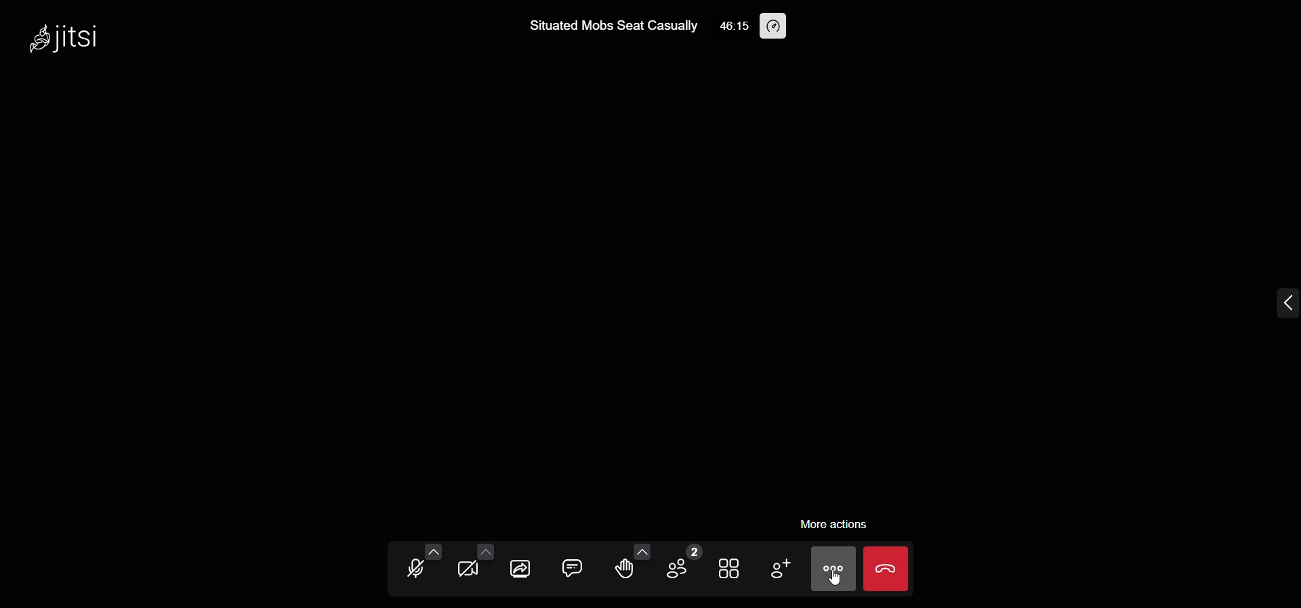 Image resolution: width=1301 pixels, height=608 pixels. Describe the element at coordinates (432, 550) in the screenshot. I see `more audio option` at that location.